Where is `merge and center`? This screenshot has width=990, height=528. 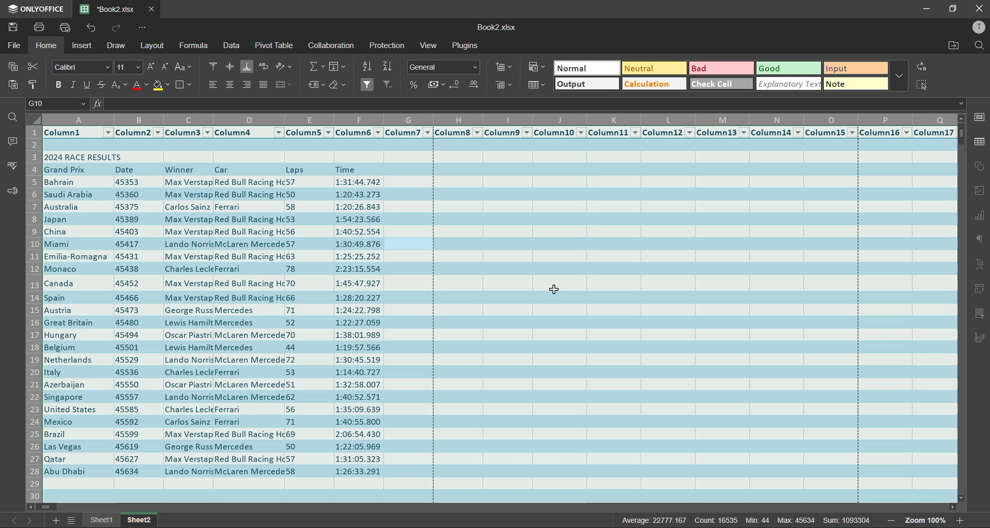
merge and center is located at coordinates (285, 85).